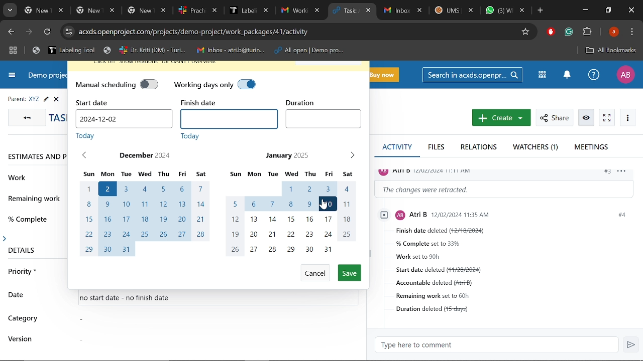 The image size is (643, 361). Describe the element at coordinates (633, 32) in the screenshot. I see `Control and customize chrome` at that location.